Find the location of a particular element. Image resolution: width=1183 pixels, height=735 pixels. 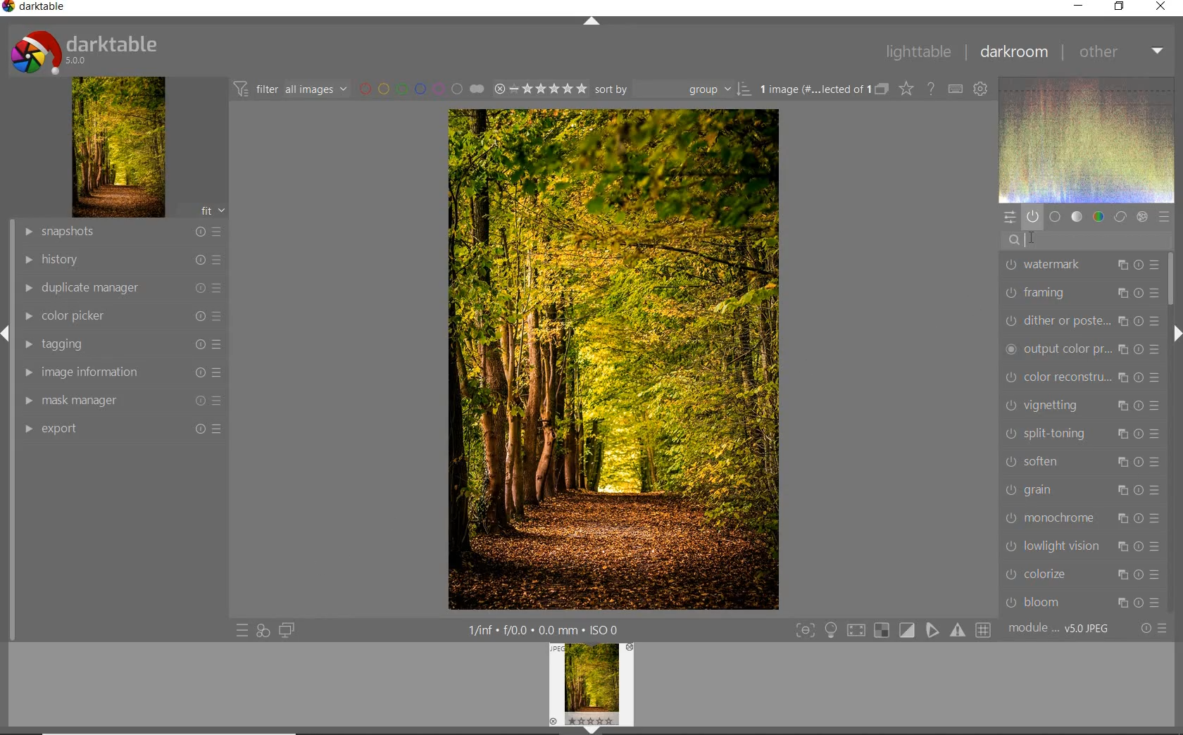

effect is located at coordinates (1142, 215).